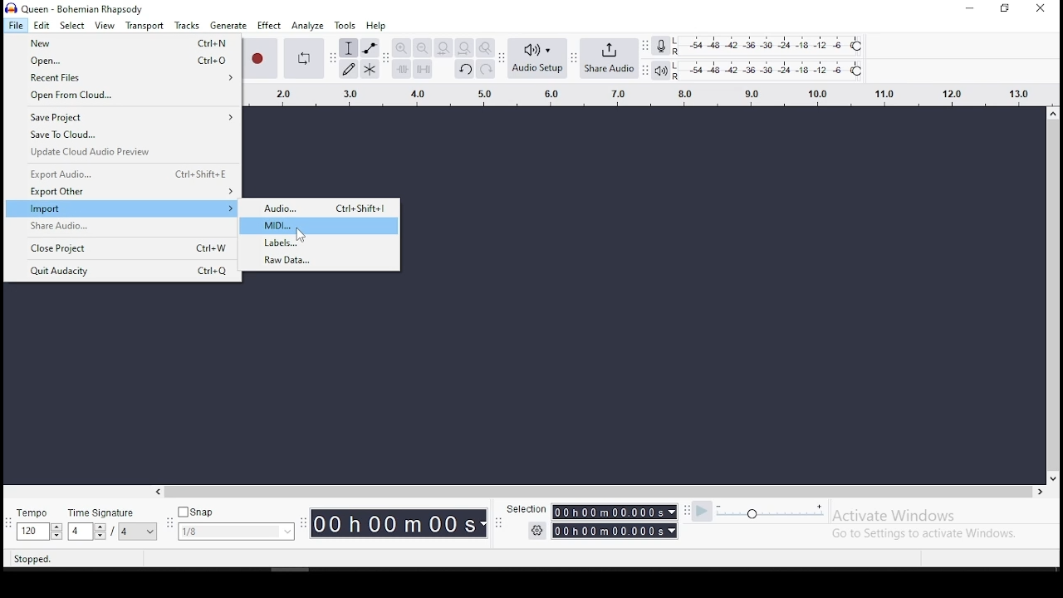 The width and height of the screenshot is (1063, 598). What do you see at coordinates (123, 174) in the screenshot?
I see `export audio` at bounding box center [123, 174].